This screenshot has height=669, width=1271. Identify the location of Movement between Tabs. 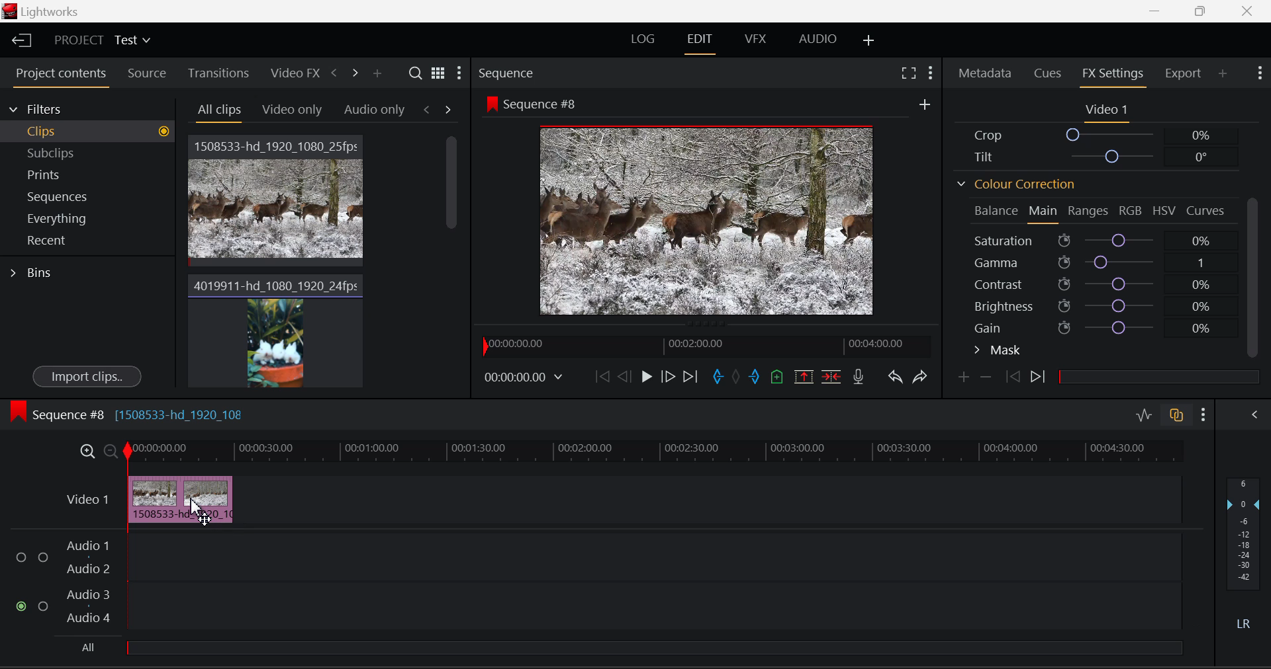
(438, 110).